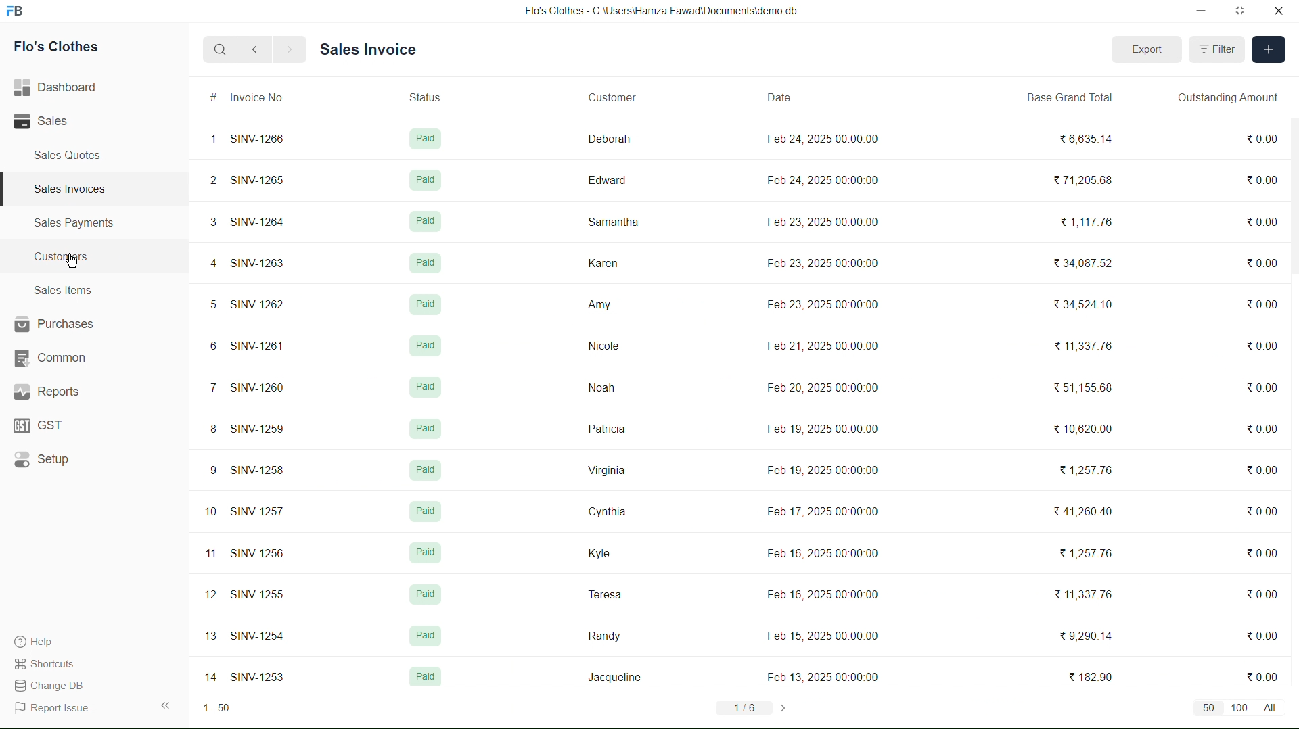 The image size is (1299, 729). I want to click on SINV-1260, so click(257, 384).